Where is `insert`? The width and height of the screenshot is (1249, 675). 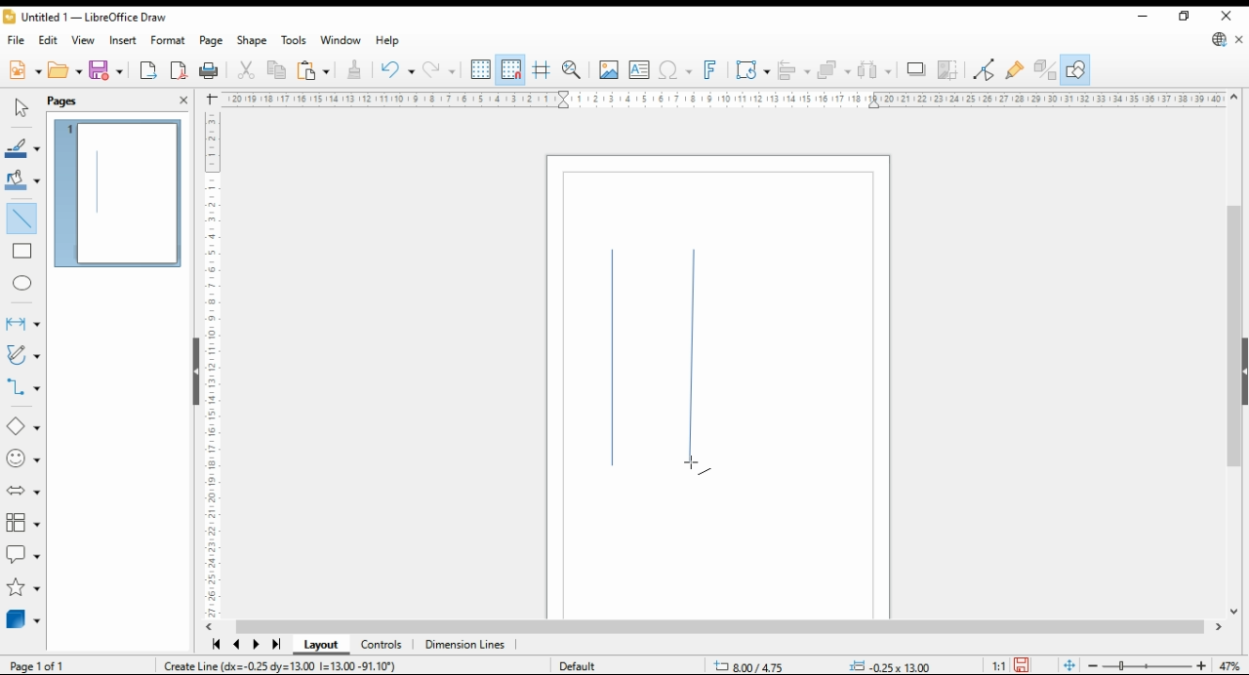
insert is located at coordinates (124, 40).